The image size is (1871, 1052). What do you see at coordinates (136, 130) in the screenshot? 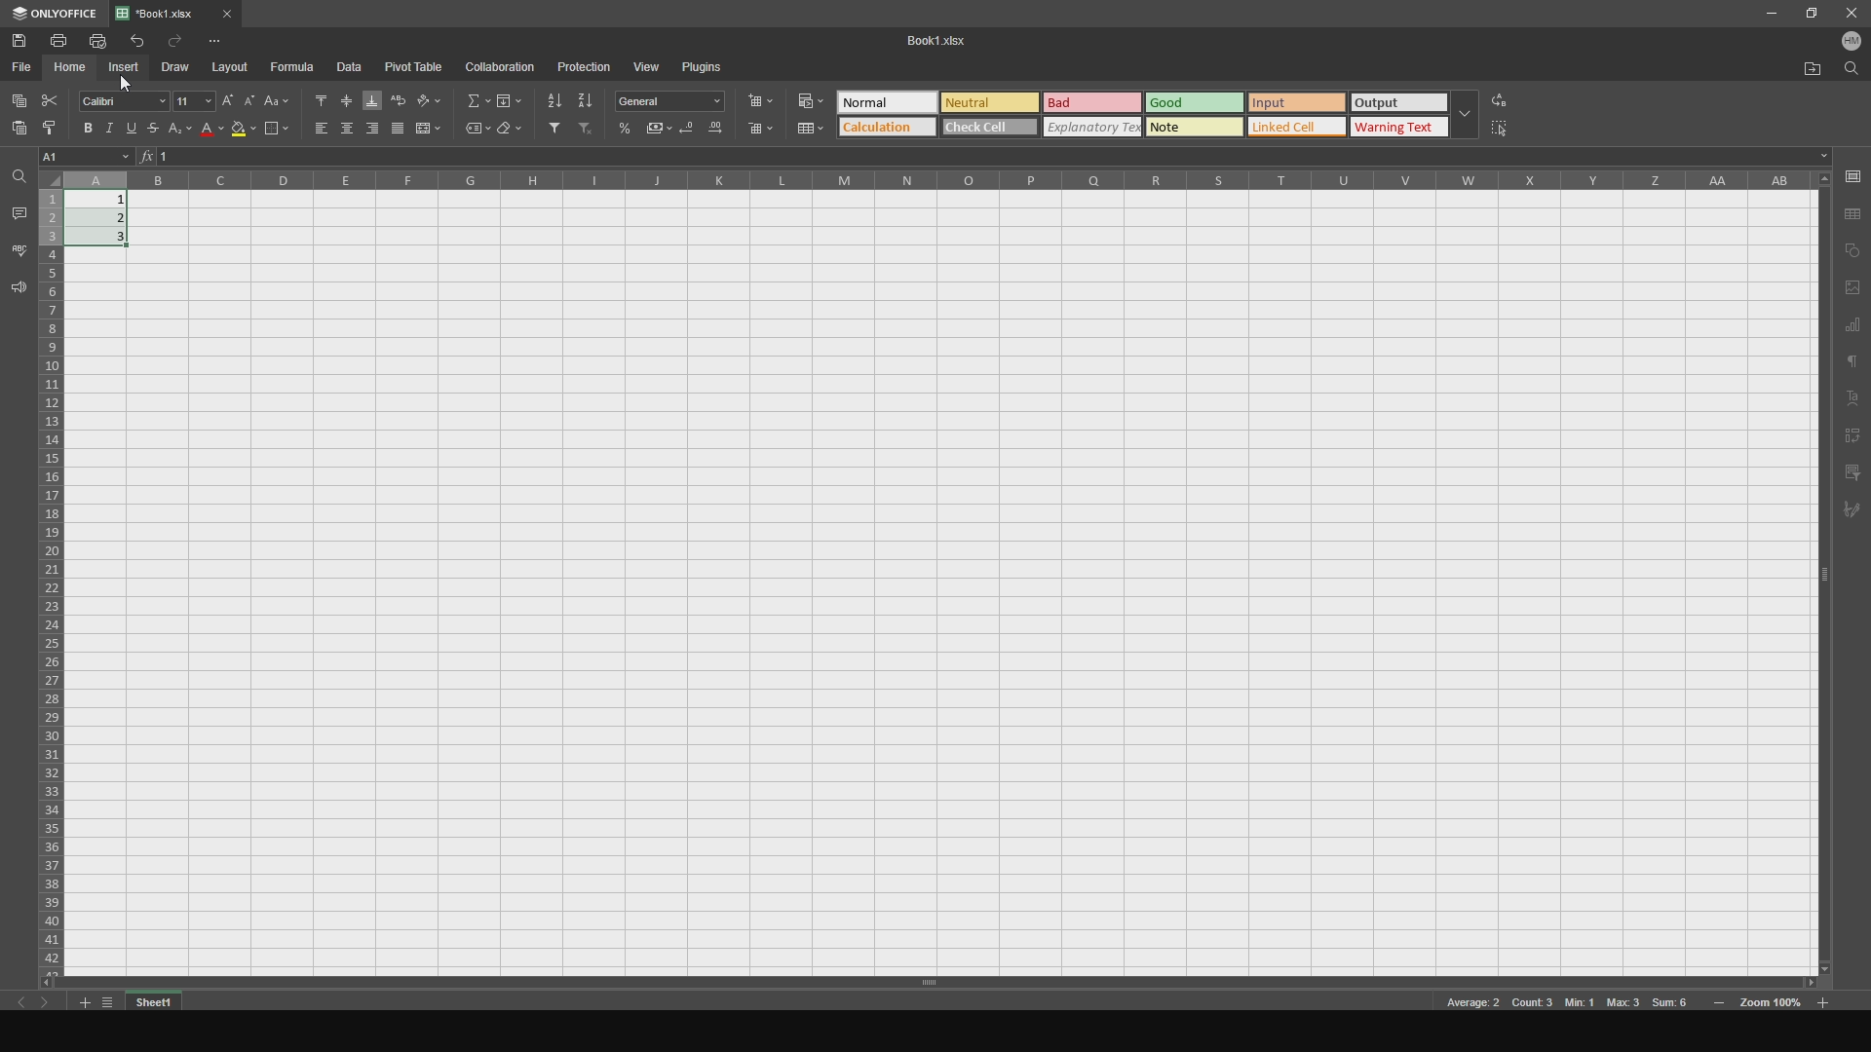
I see `underline` at bounding box center [136, 130].